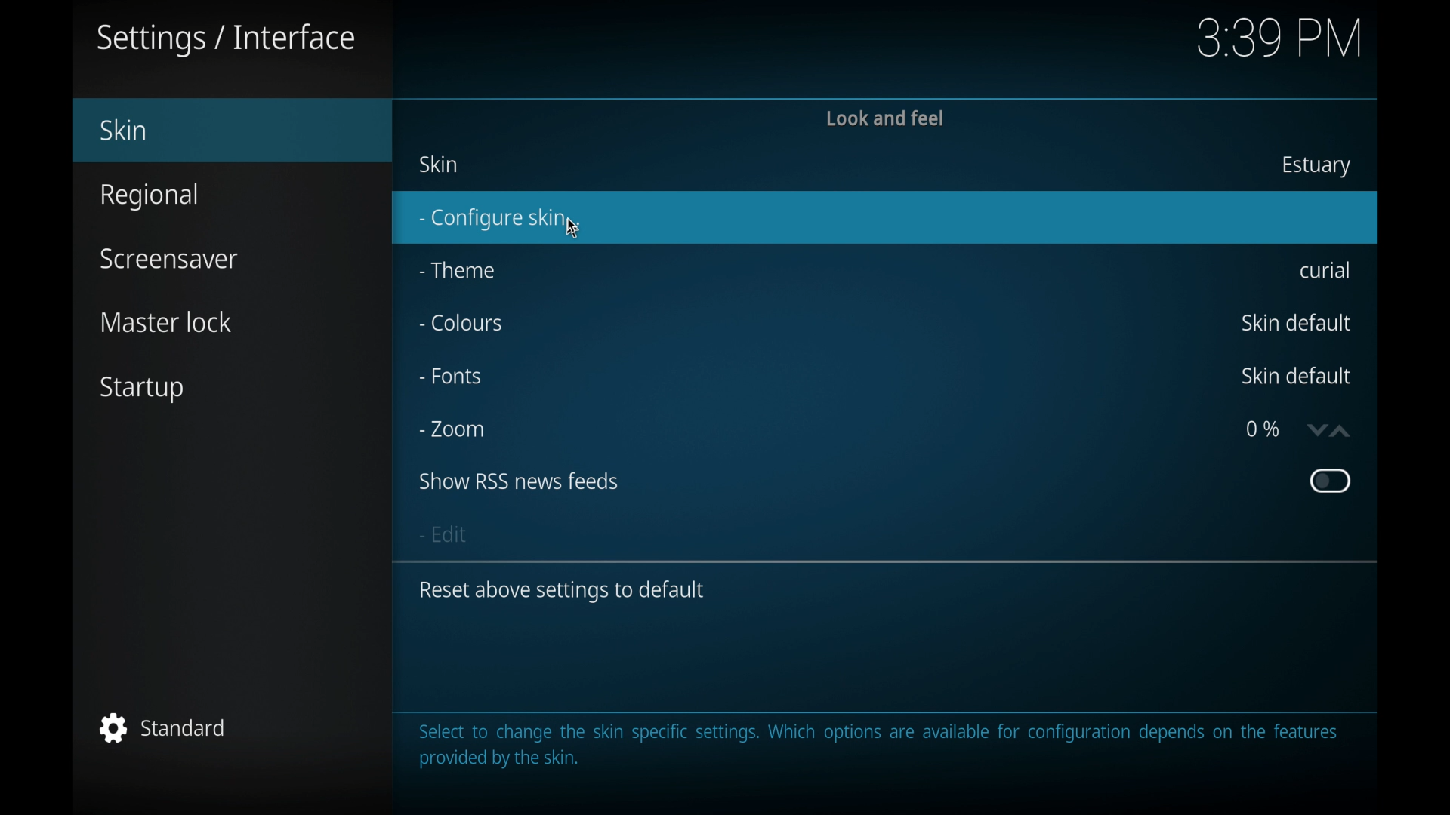  Describe the element at coordinates (168, 323) in the screenshot. I see `master lock` at that location.